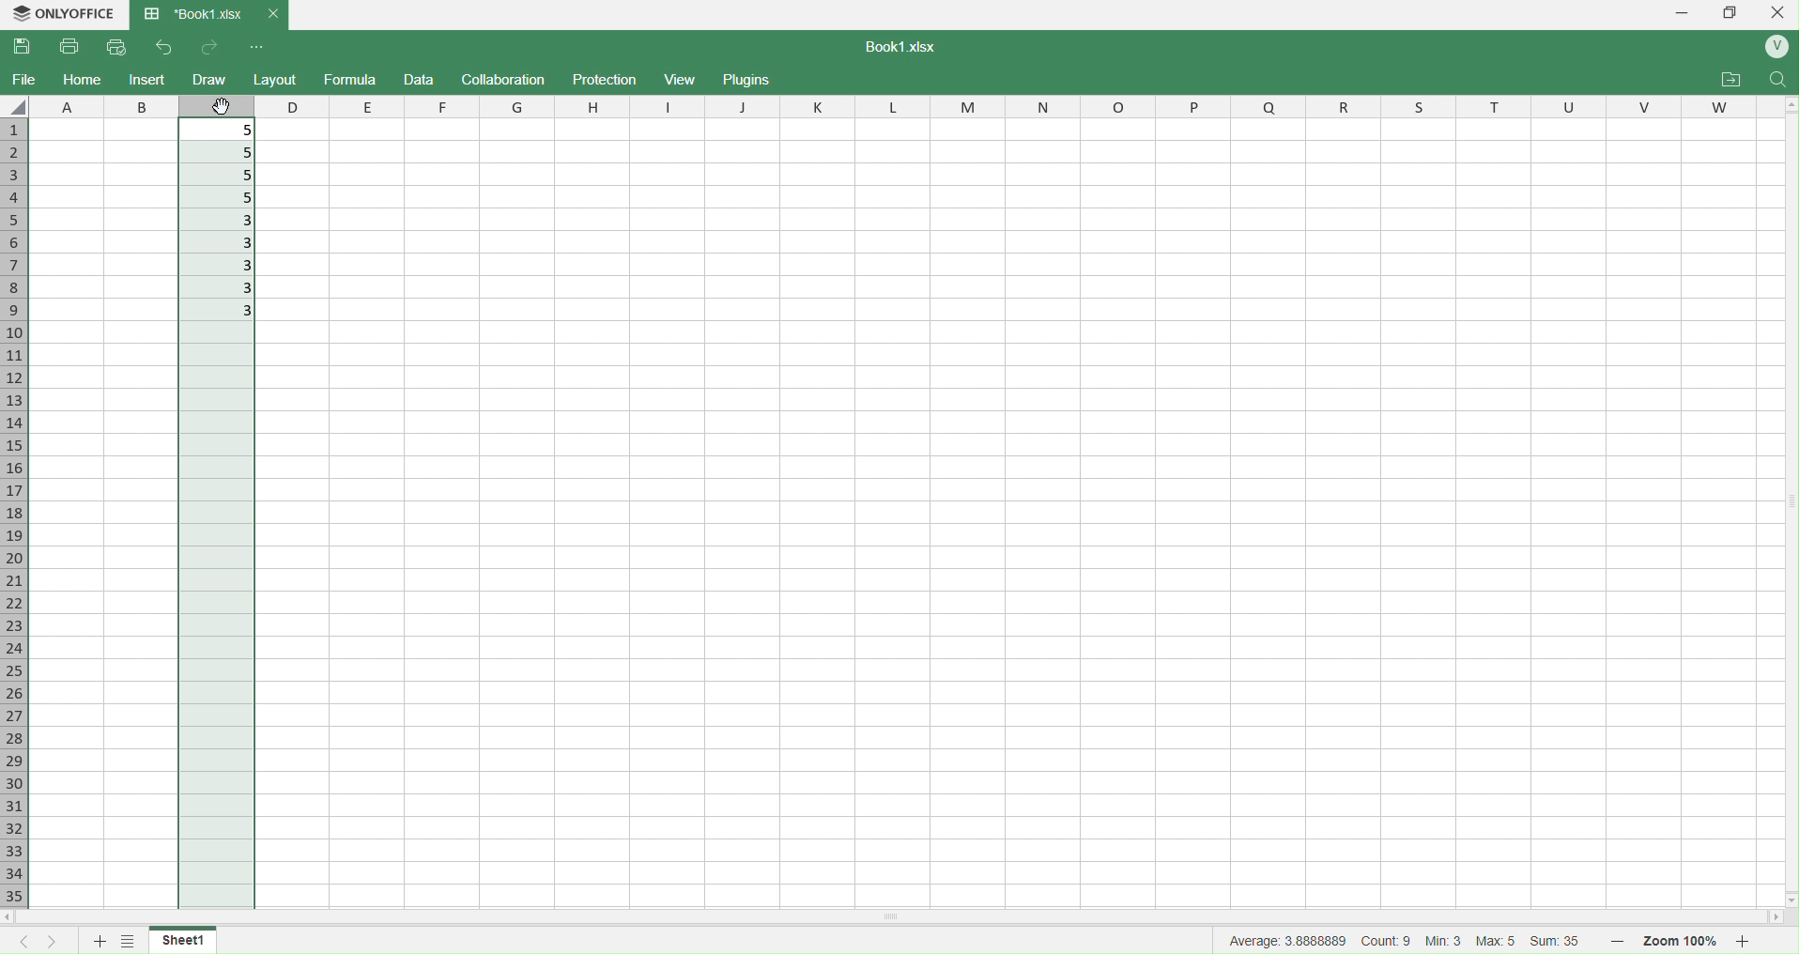  I want to click on Box, so click(1732, 12).